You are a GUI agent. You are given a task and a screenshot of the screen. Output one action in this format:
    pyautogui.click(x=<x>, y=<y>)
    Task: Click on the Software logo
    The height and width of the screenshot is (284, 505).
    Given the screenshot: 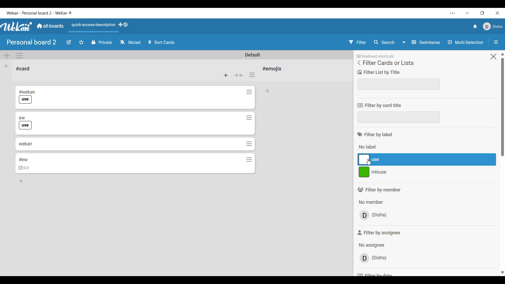 What is the action you would take?
    pyautogui.click(x=17, y=27)
    